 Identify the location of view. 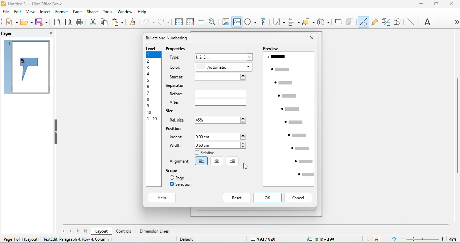
(30, 12).